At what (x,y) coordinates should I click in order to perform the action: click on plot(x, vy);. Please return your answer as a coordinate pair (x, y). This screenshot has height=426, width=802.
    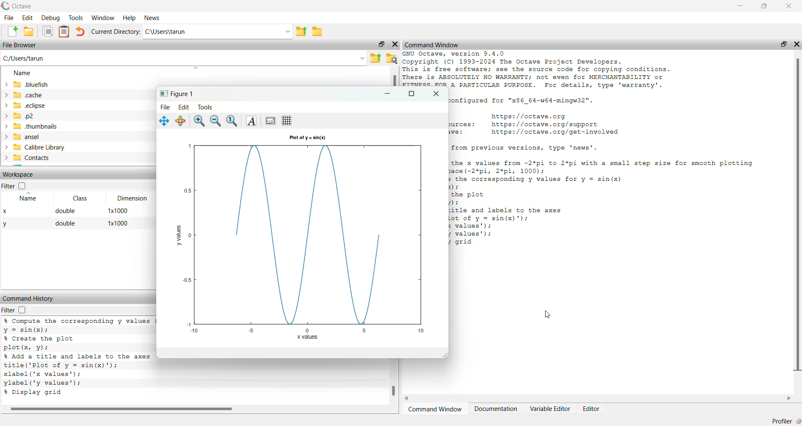
    Looking at the image, I should click on (28, 348).